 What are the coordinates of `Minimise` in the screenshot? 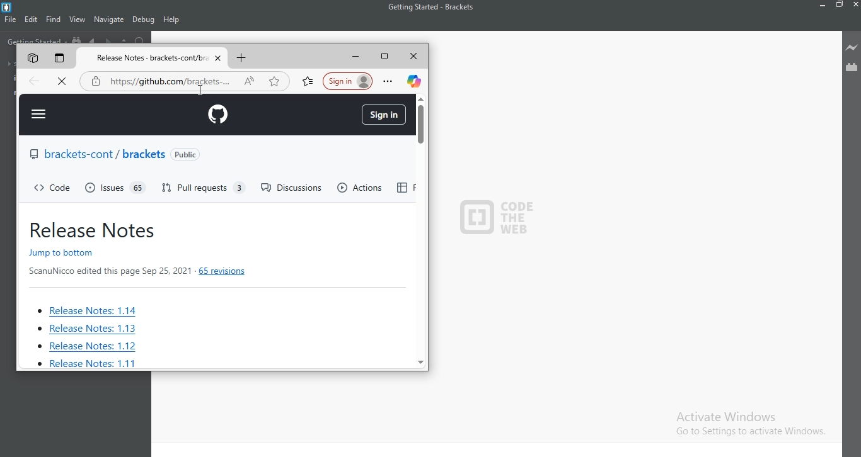 It's located at (823, 6).